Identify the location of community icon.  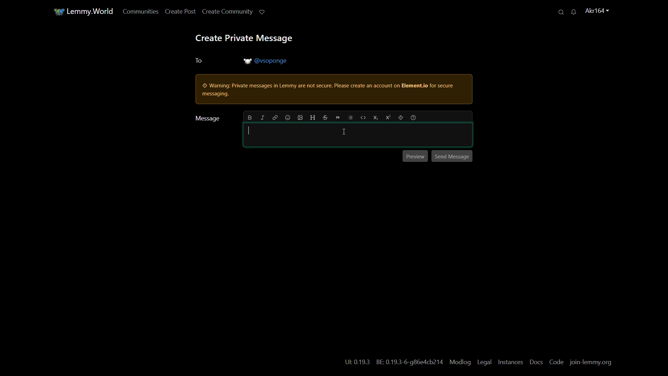
(54, 11).